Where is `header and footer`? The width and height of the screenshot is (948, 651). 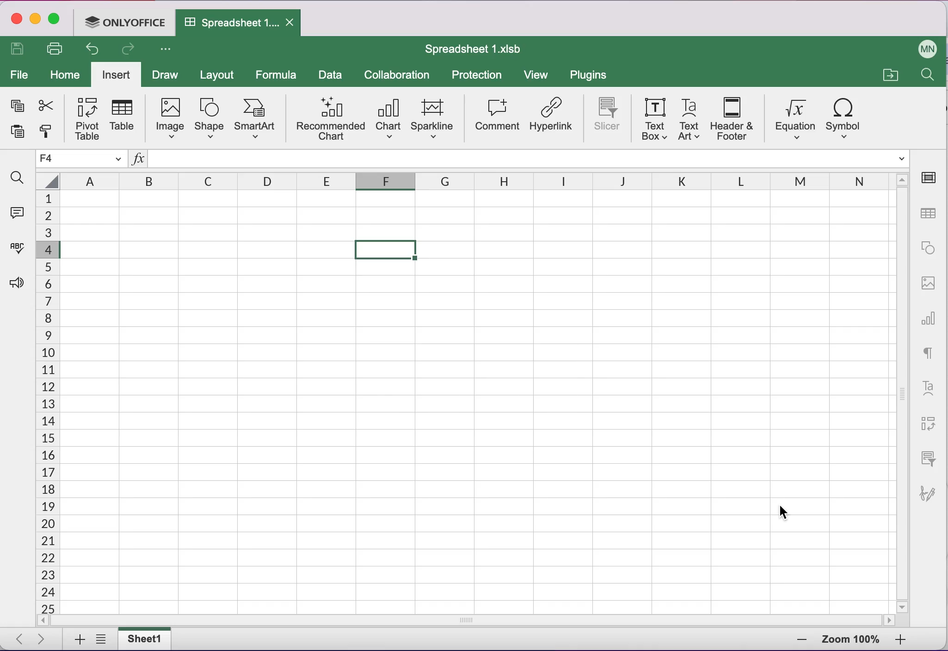
header and footer is located at coordinates (731, 119).